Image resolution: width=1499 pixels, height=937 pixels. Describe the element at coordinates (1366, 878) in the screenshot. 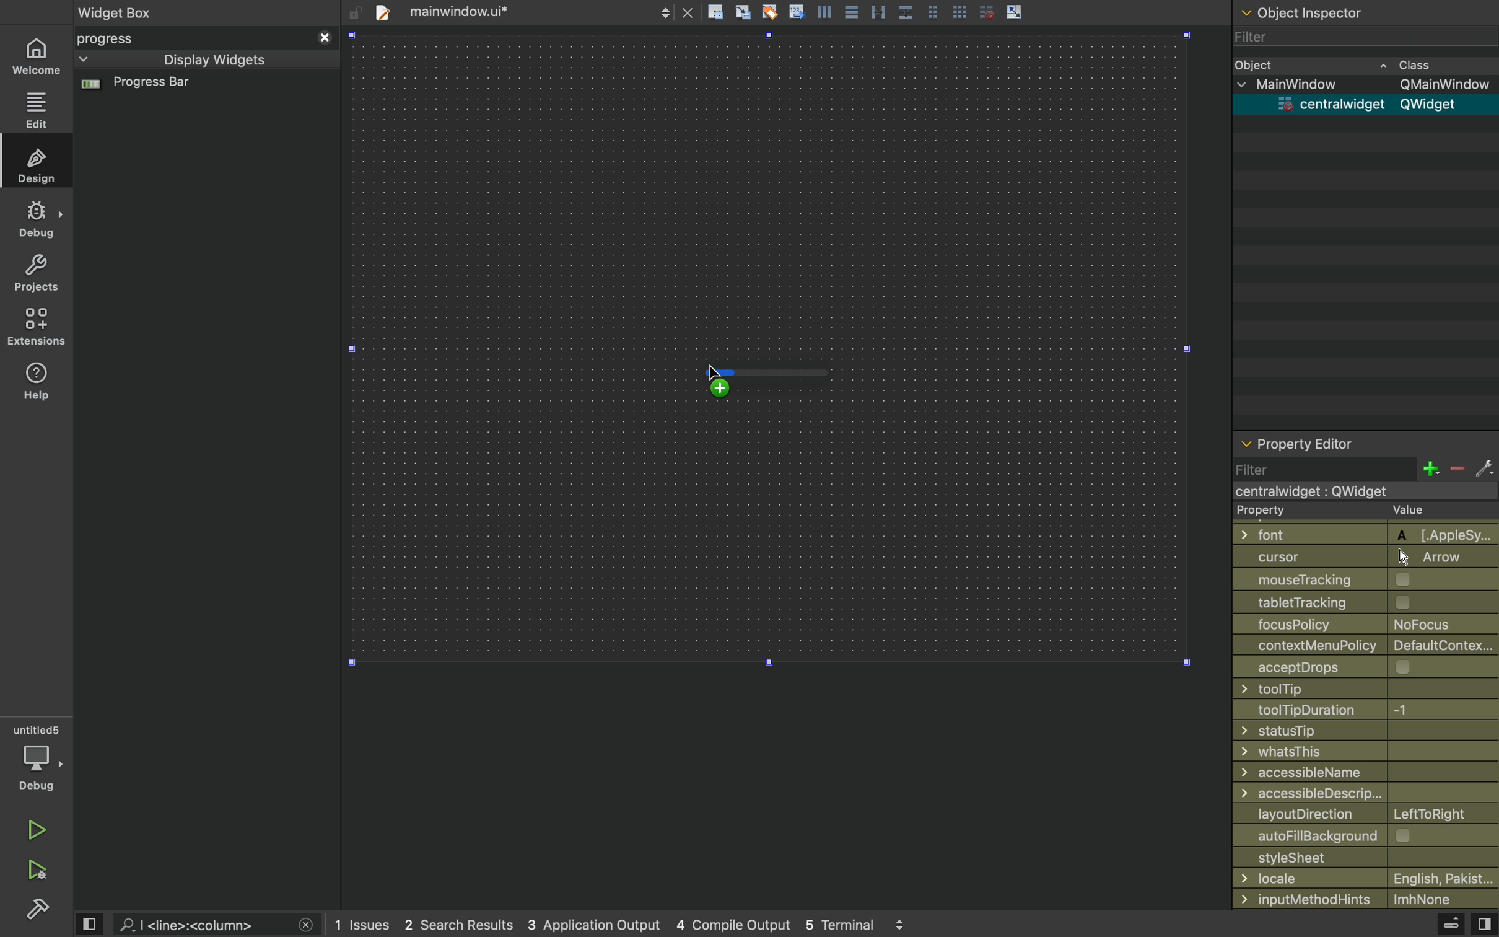

I see `locale` at that location.